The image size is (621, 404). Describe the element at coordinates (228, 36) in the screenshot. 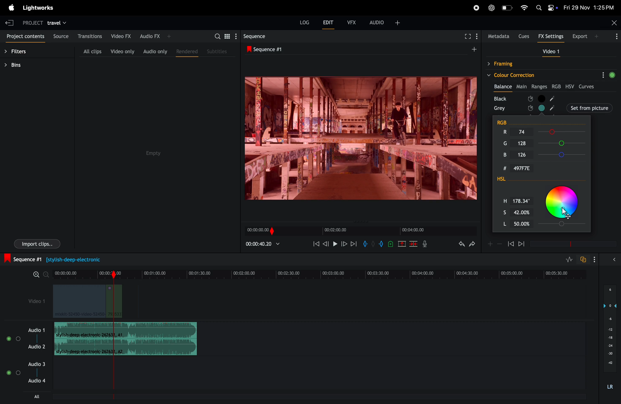

I see `toggle between list view` at that location.